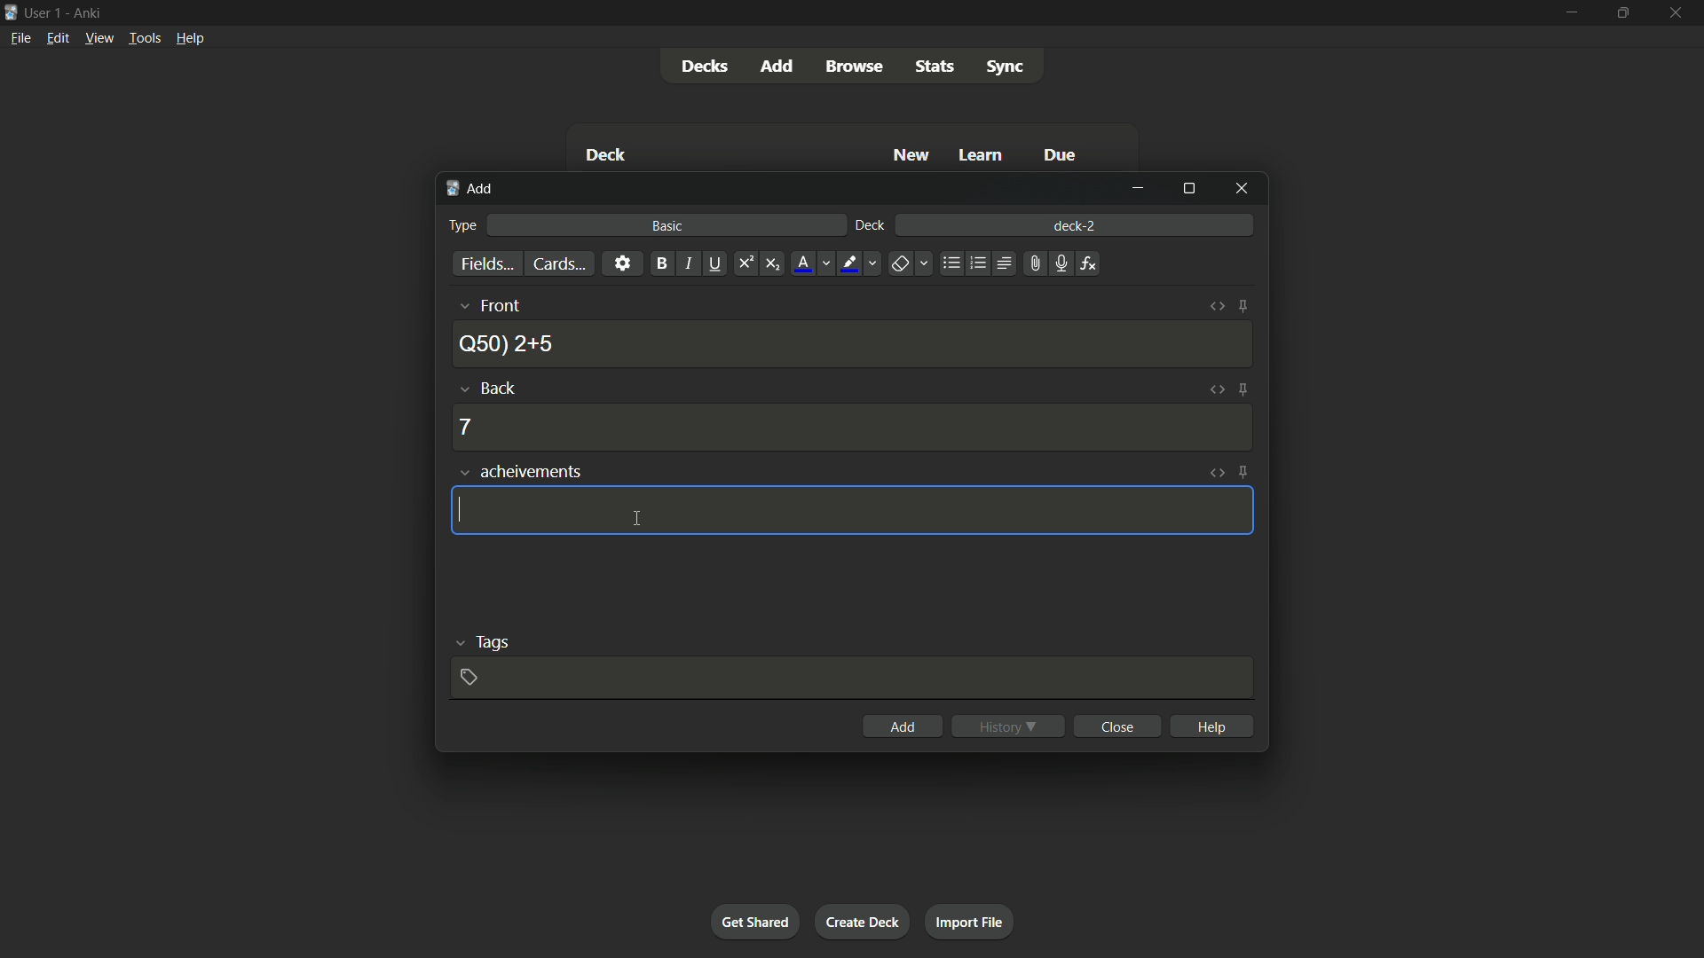  Describe the element at coordinates (1216, 474) in the screenshot. I see `toggle html editor` at that location.